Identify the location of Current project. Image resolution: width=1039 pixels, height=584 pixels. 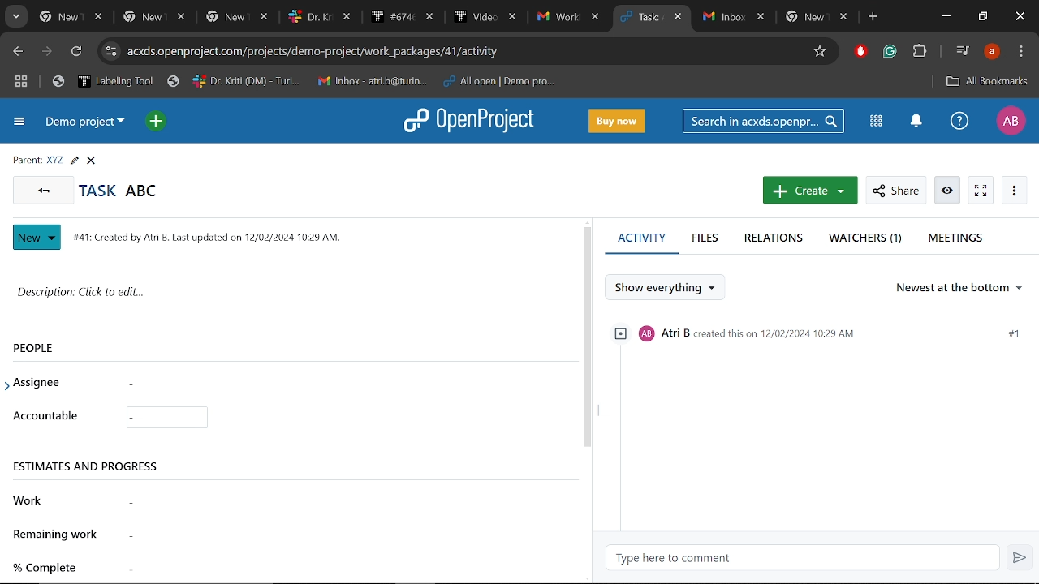
(85, 123).